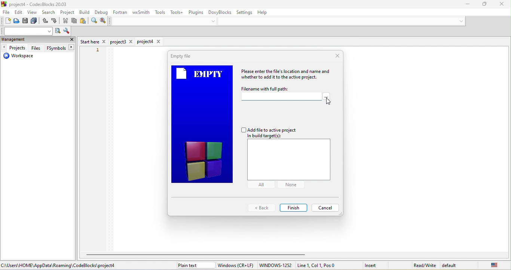  Describe the element at coordinates (19, 13) in the screenshot. I see `edit` at that location.